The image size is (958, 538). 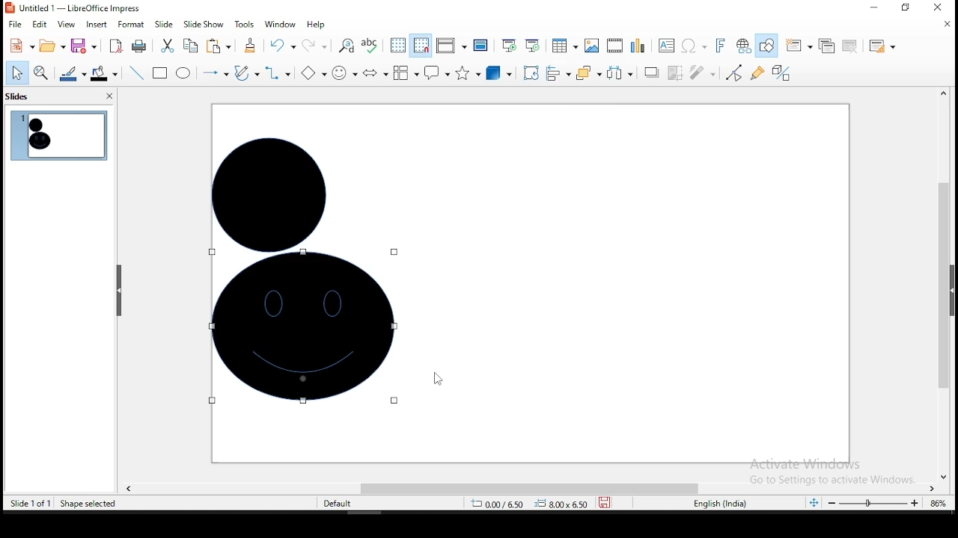 What do you see at coordinates (91, 504) in the screenshot?
I see `shape selected` at bounding box center [91, 504].